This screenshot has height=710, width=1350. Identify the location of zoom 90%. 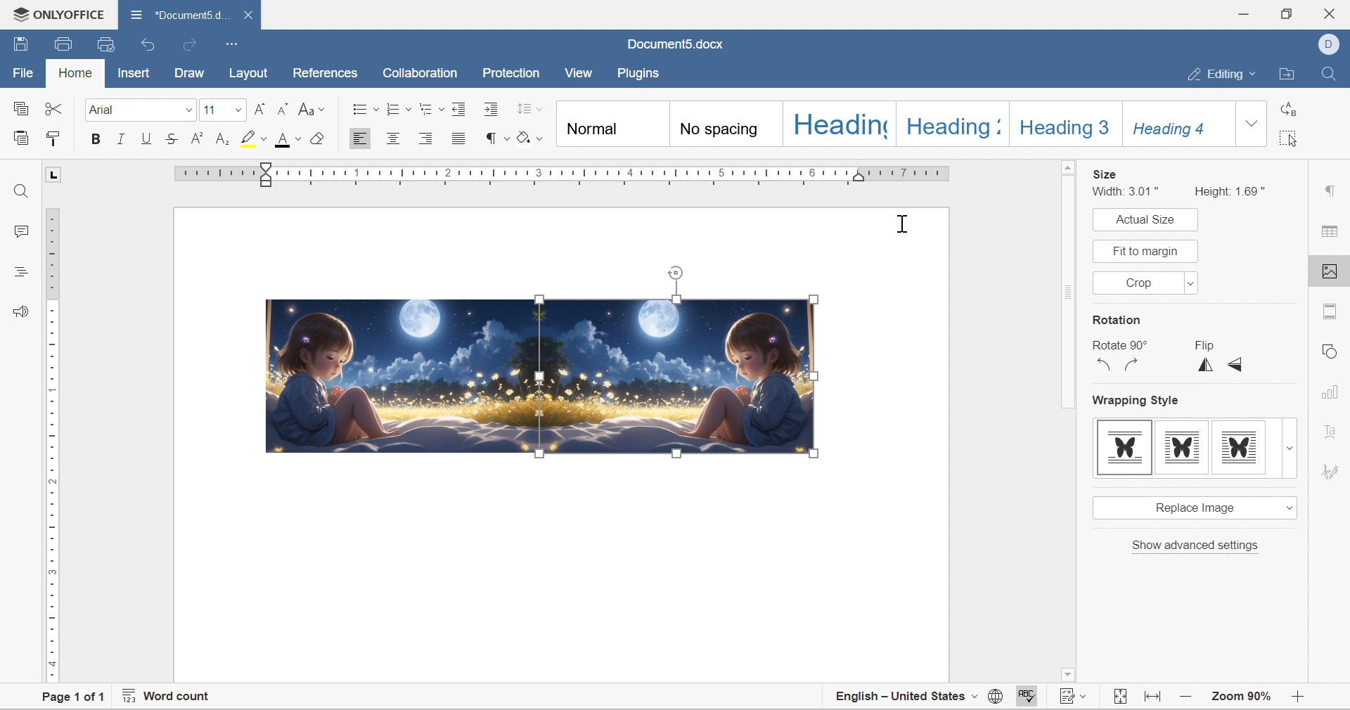
(1242, 697).